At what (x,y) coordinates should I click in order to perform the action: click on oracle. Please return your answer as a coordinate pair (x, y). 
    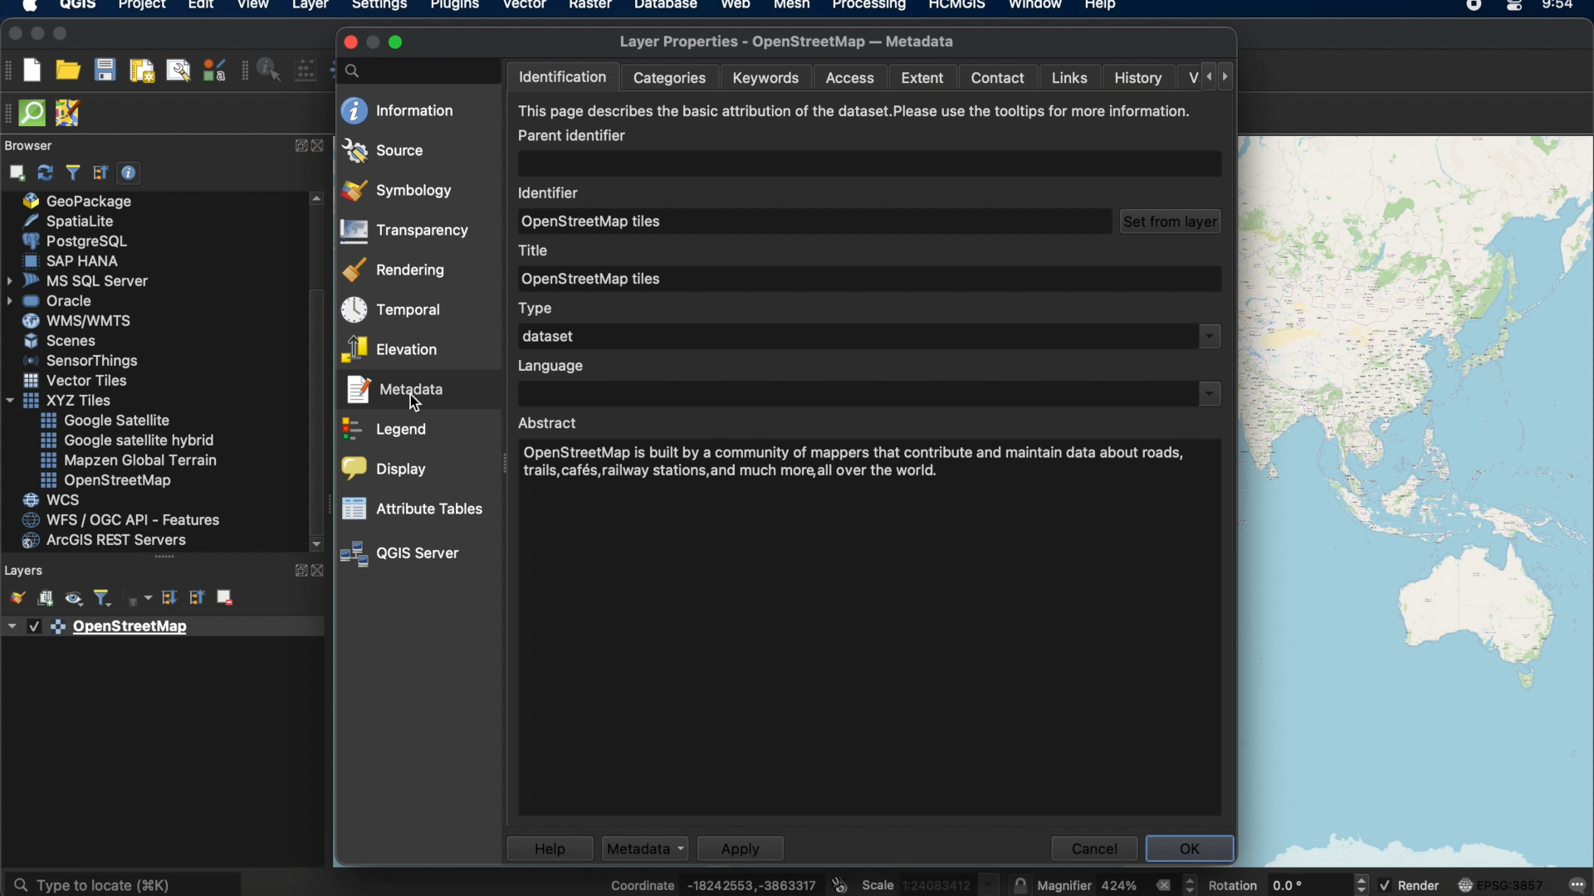
    Looking at the image, I should click on (56, 302).